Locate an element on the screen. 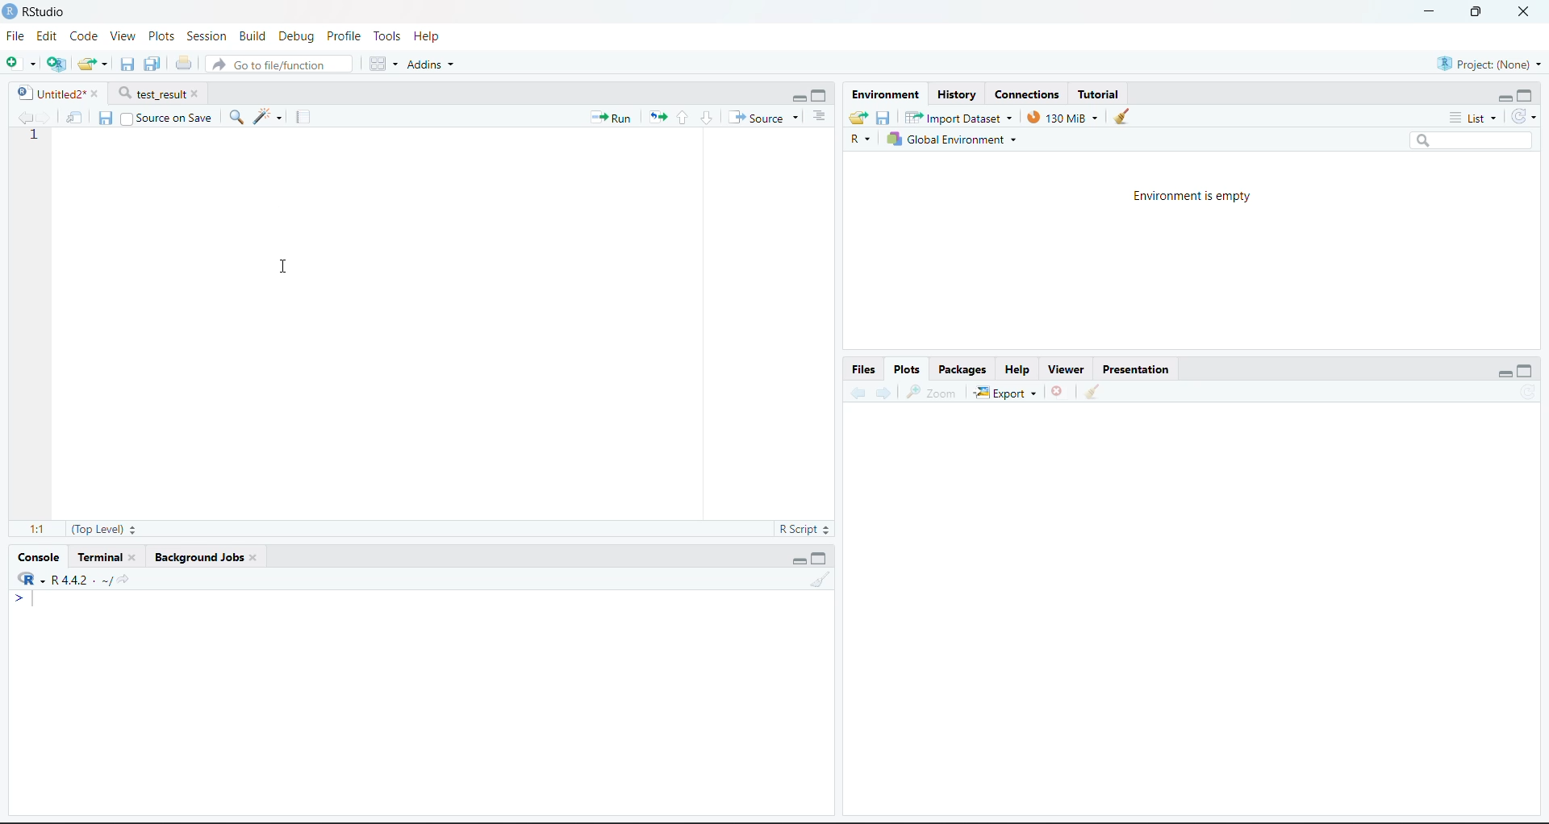 Image resolution: width=1549 pixels, height=824 pixels. Minimize is located at coordinates (1501, 370).